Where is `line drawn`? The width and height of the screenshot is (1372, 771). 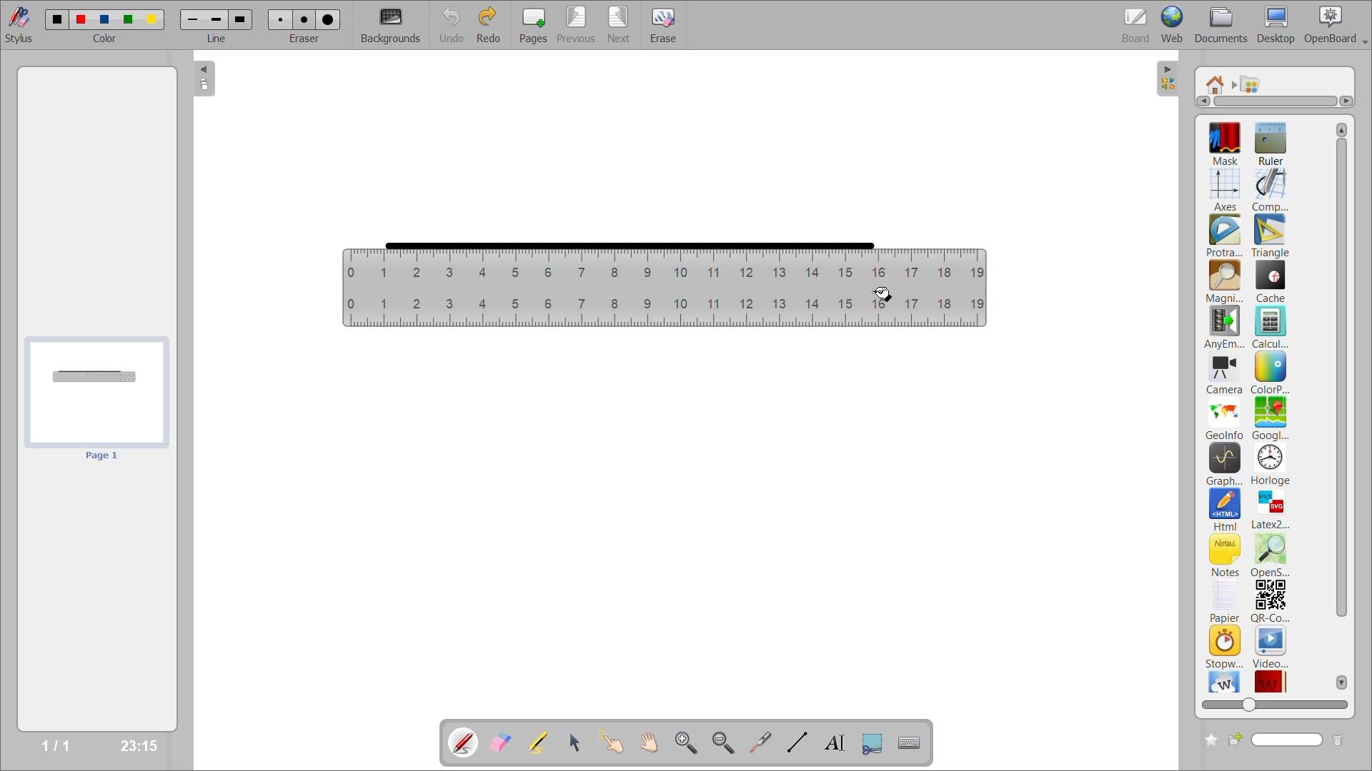 line drawn is located at coordinates (623, 243).